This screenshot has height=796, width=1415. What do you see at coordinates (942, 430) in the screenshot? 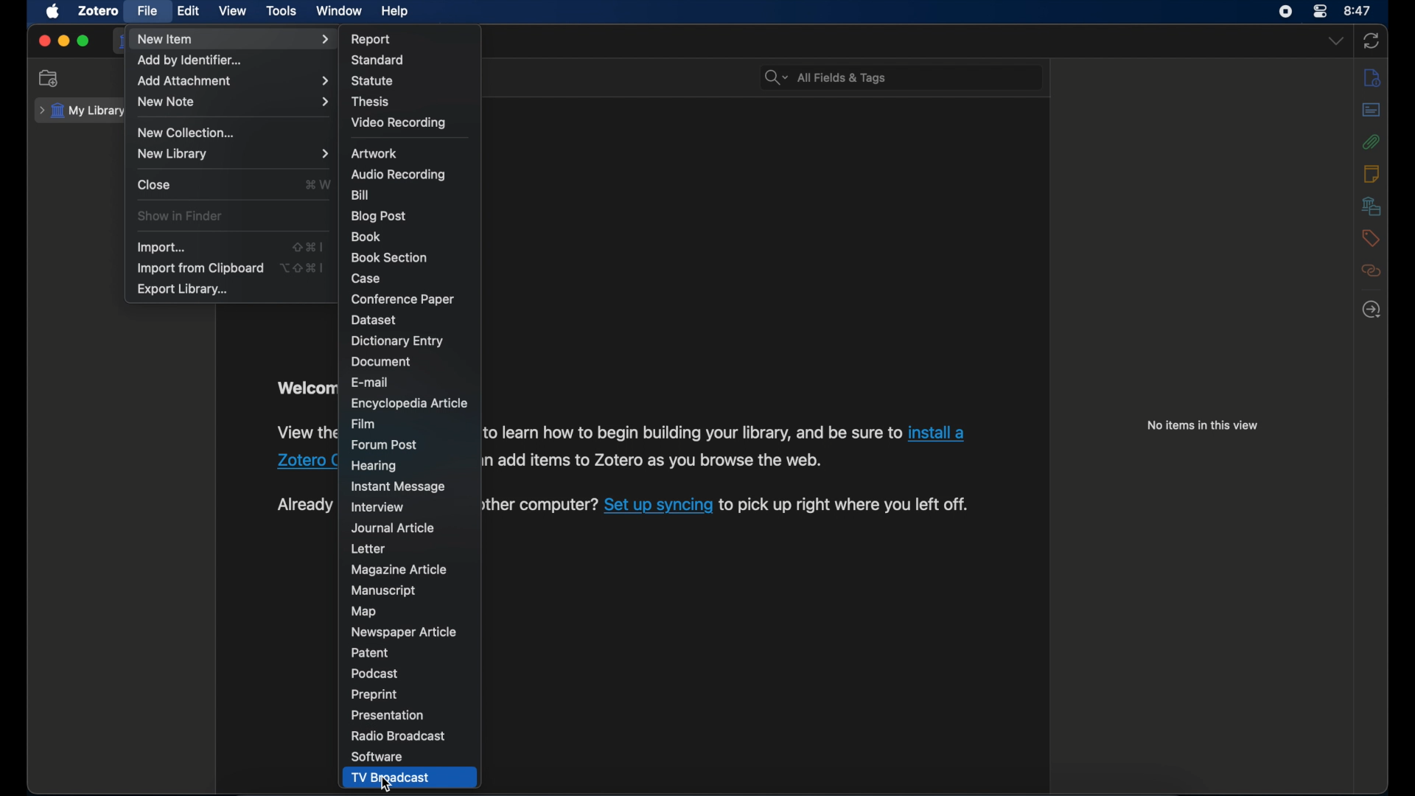
I see `Zotero connector link` at bounding box center [942, 430].